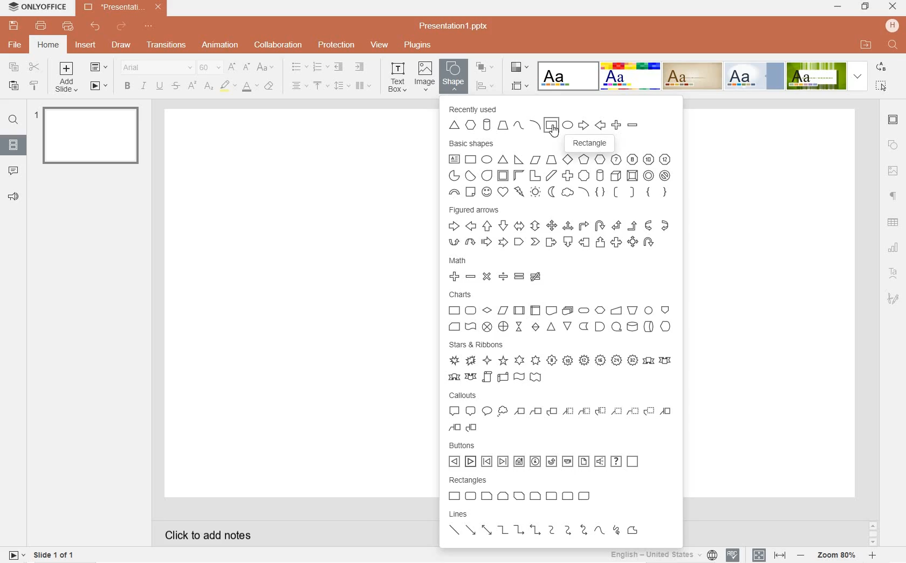 Image resolution: width=906 pixels, height=563 pixels. I want to click on Elbow double arrow connector, so click(537, 531).